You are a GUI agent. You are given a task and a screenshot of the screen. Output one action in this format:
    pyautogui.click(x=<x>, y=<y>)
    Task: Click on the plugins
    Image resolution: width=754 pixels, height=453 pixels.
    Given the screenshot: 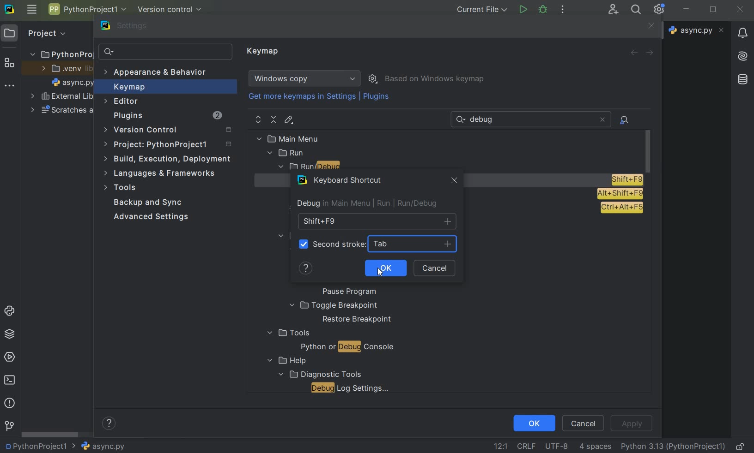 What is the action you would take?
    pyautogui.click(x=167, y=117)
    